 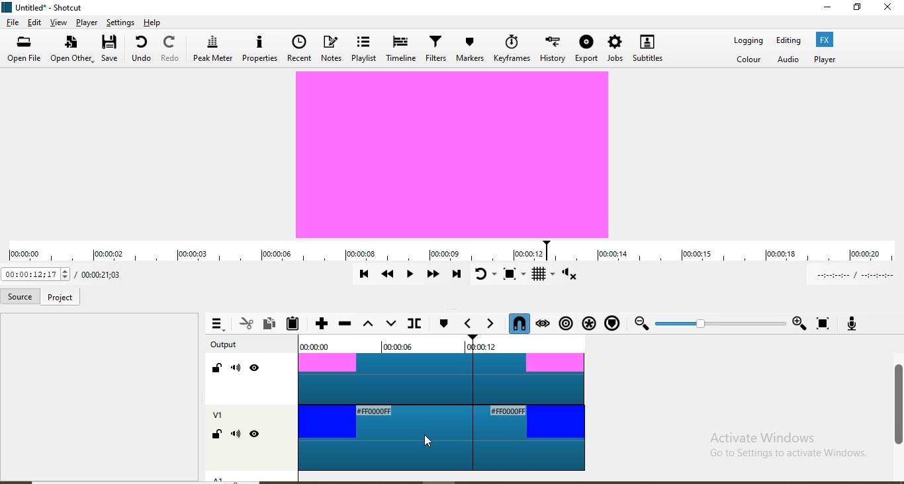 What do you see at coordinates (471, 50) in the screenshot?
I see `Markers` at bounding box center [471, 50].